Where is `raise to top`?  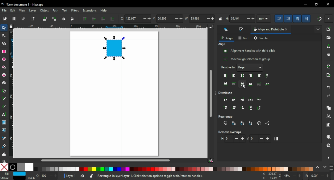 raise to top is located at coordinates (85, 18).